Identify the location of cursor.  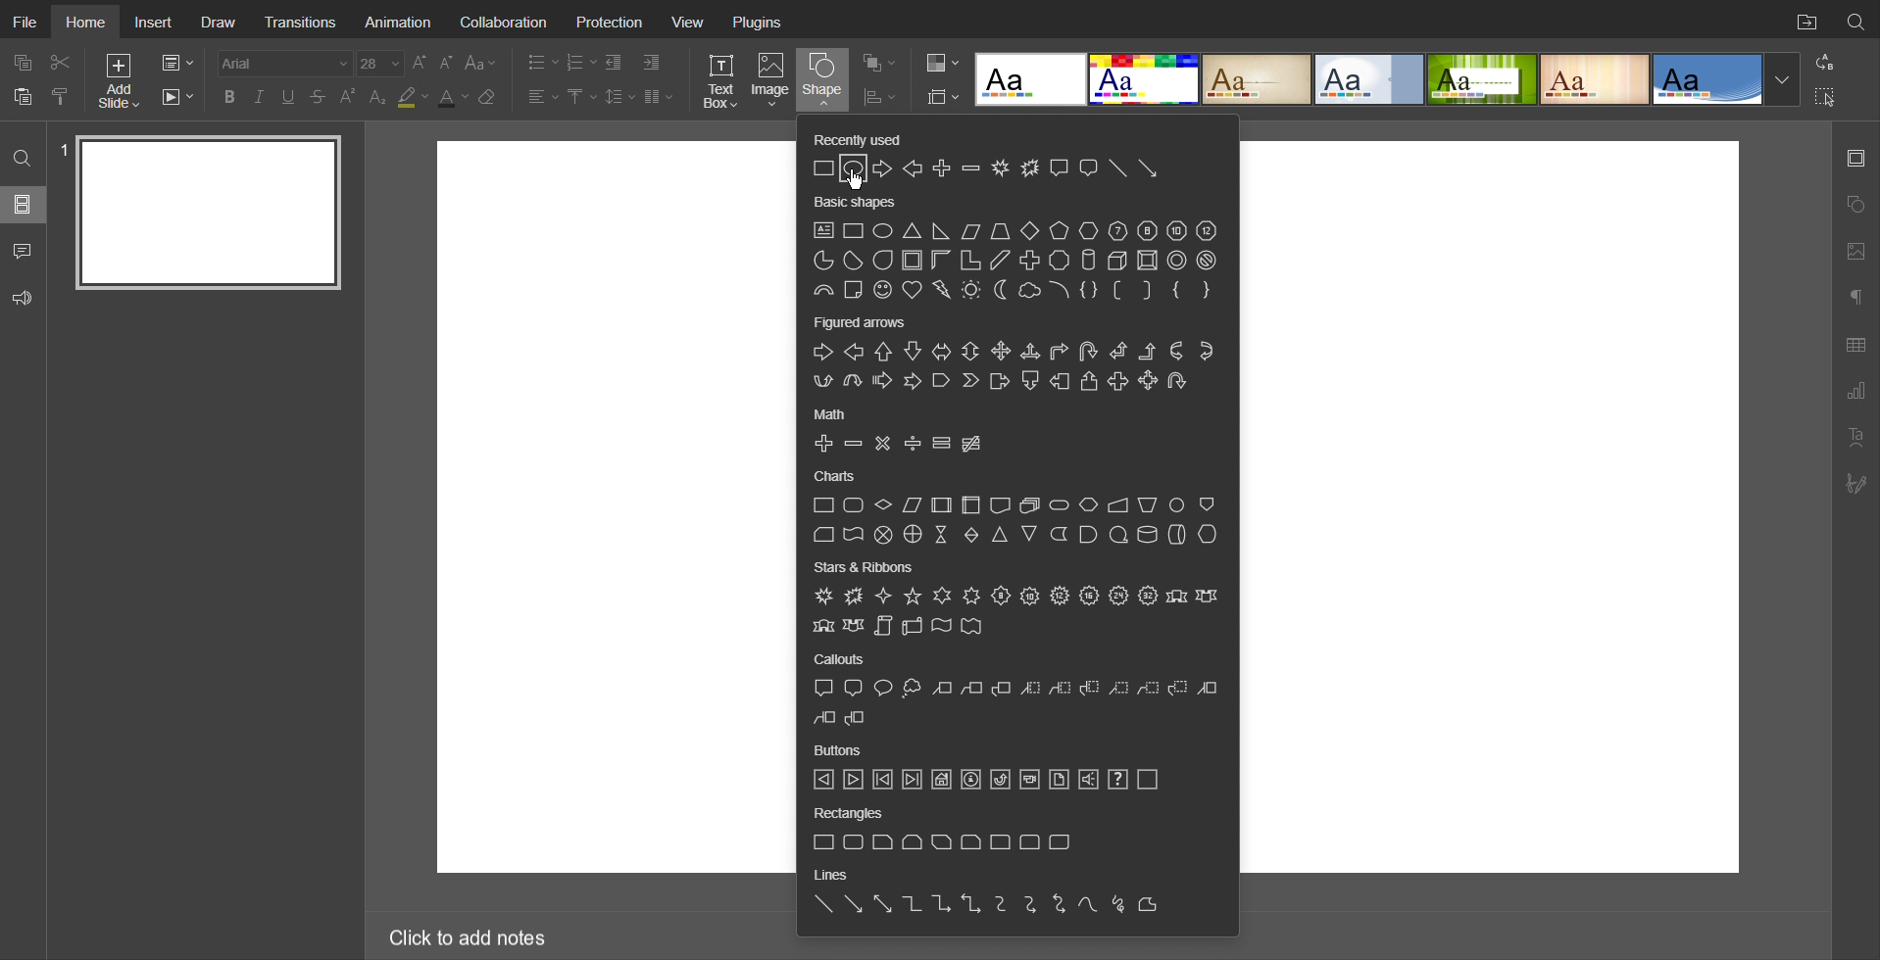
(857, 180).